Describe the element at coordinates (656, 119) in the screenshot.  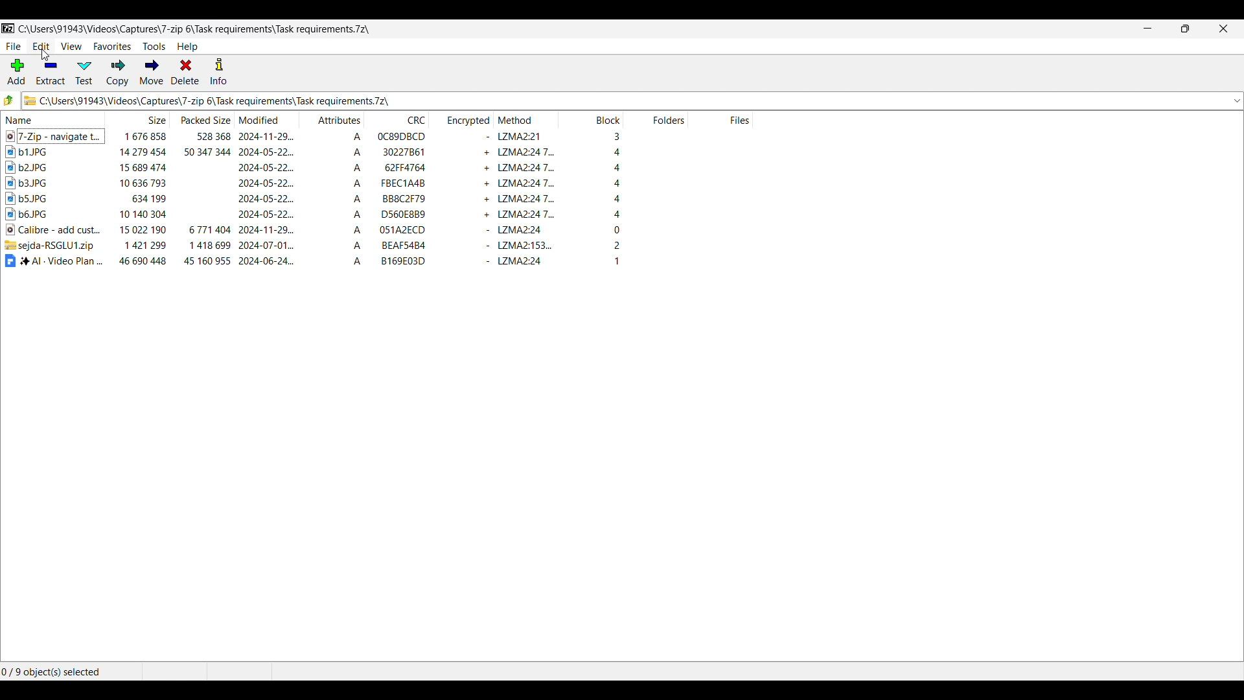
I see `Folder column` at that location.